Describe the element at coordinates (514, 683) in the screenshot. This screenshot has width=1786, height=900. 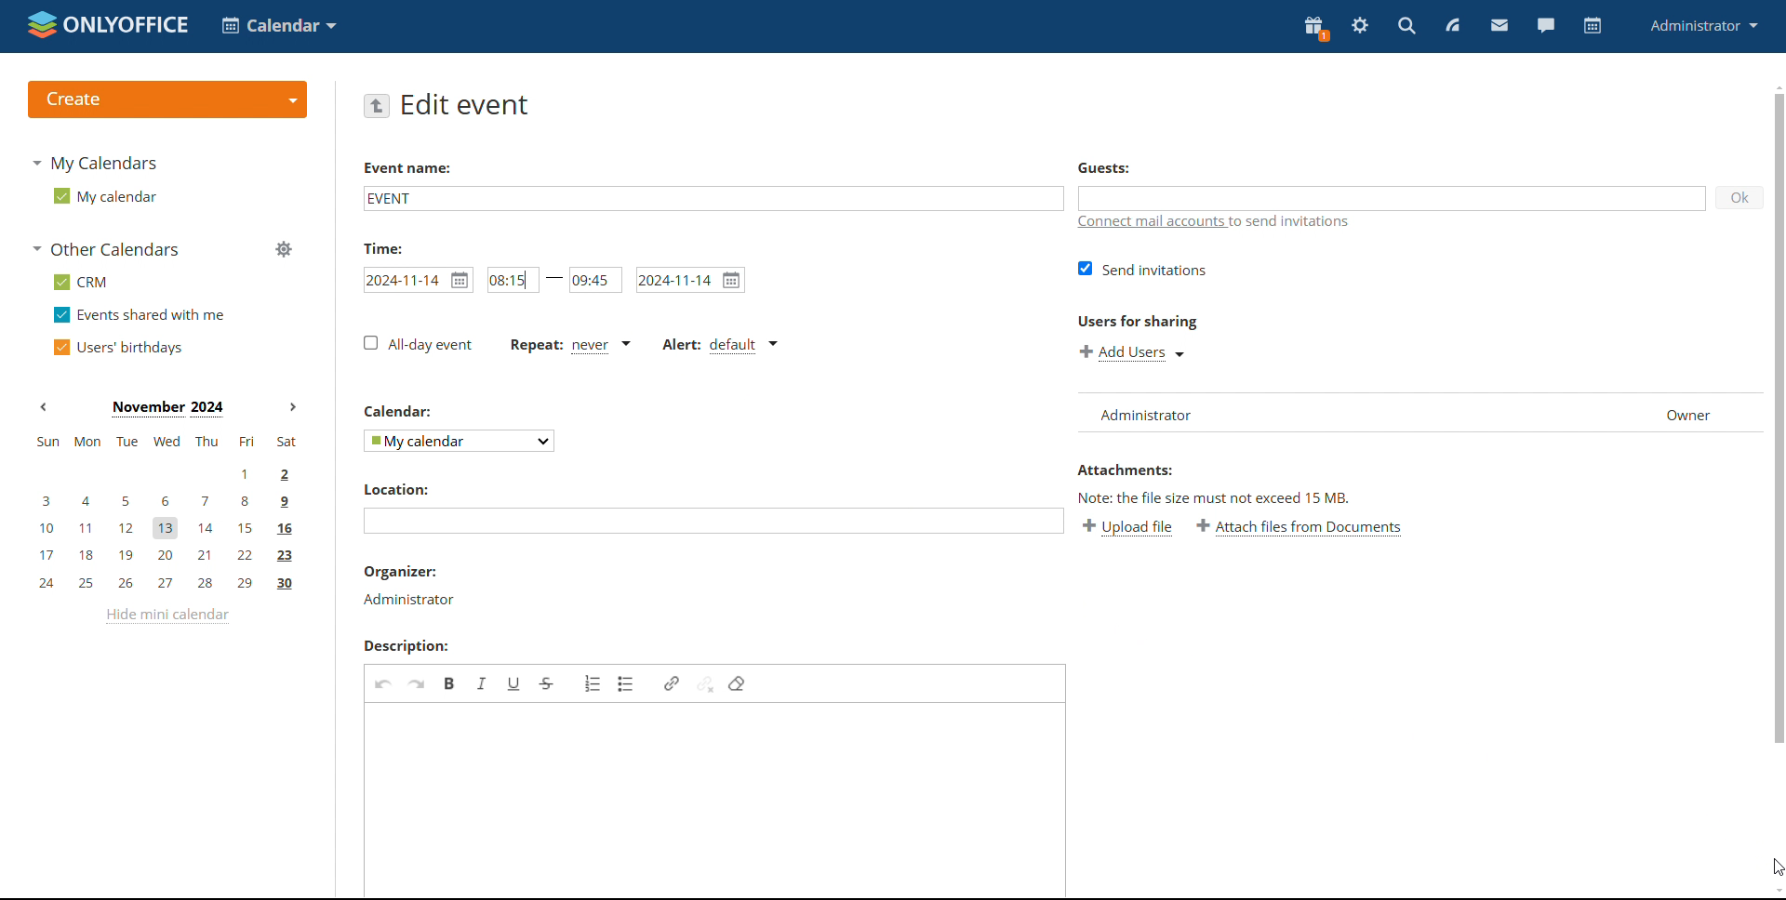
I see `underline` at that location.